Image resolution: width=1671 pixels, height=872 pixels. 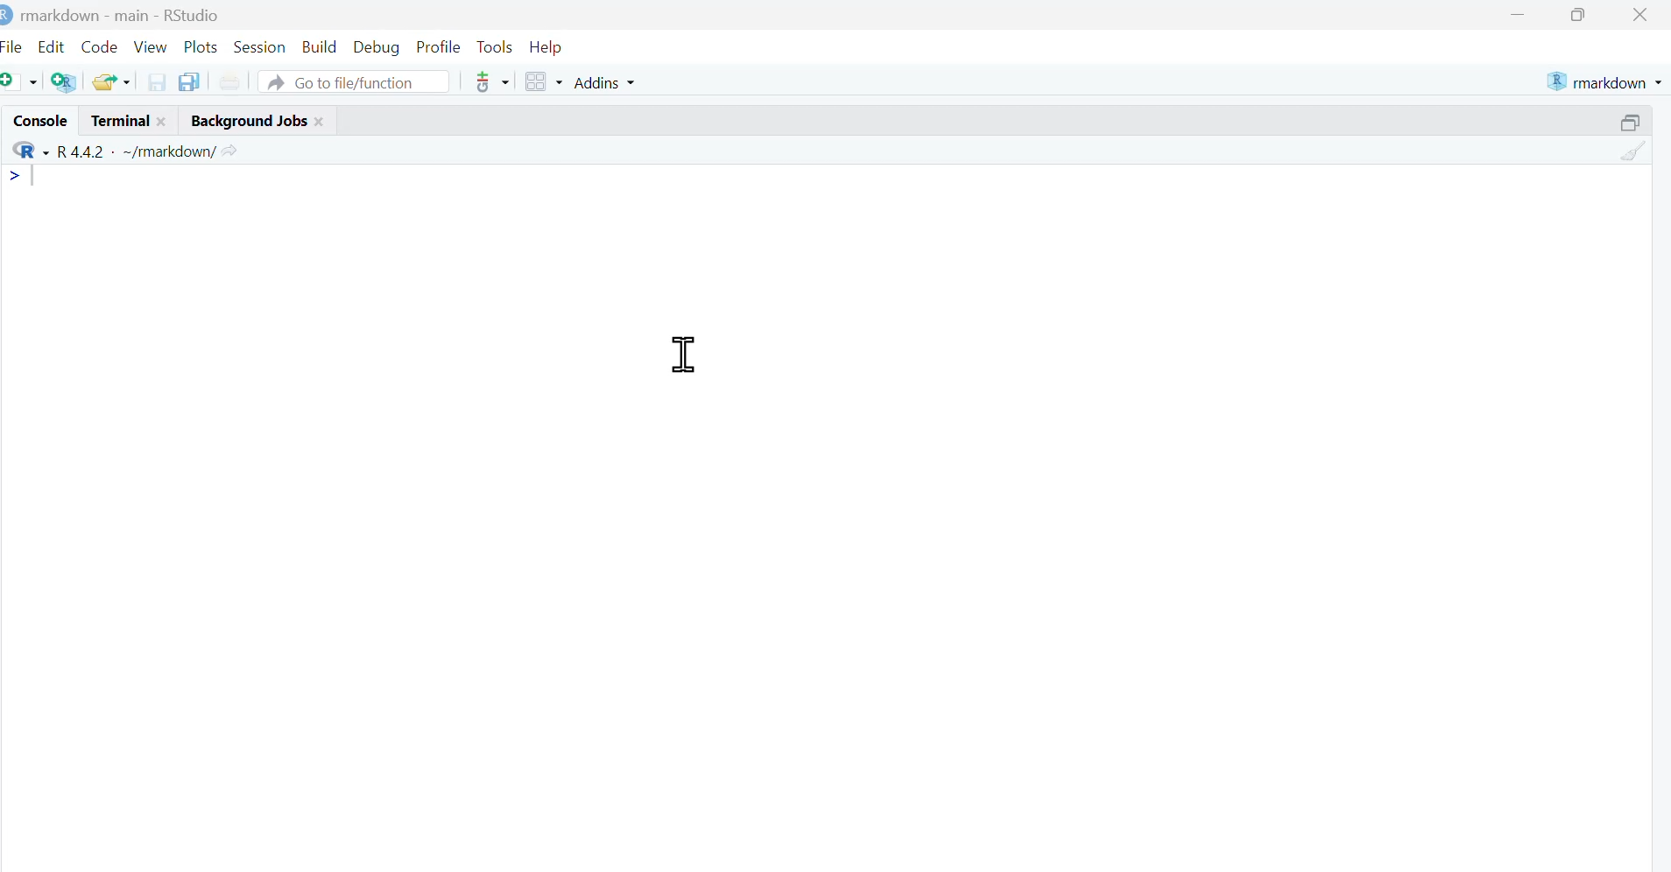 I want to click on close, so click(x=166, y=120).